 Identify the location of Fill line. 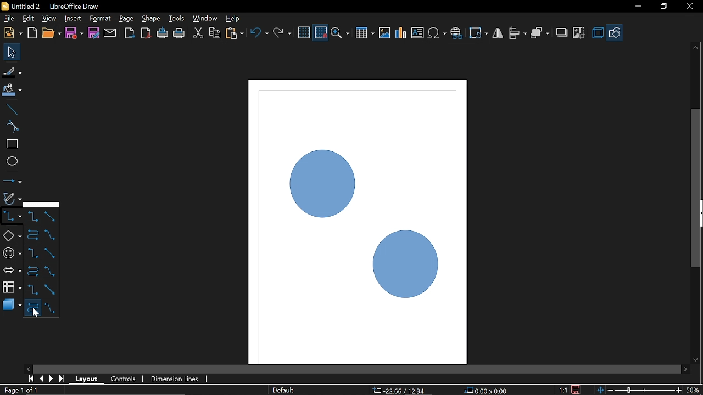
(13, 72).